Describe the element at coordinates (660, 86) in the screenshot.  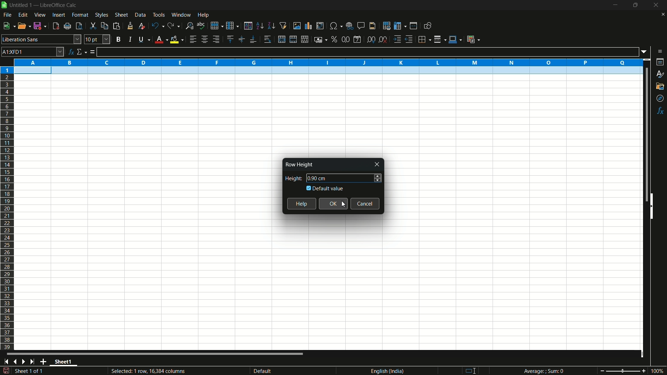
I see `gallery` at that location.